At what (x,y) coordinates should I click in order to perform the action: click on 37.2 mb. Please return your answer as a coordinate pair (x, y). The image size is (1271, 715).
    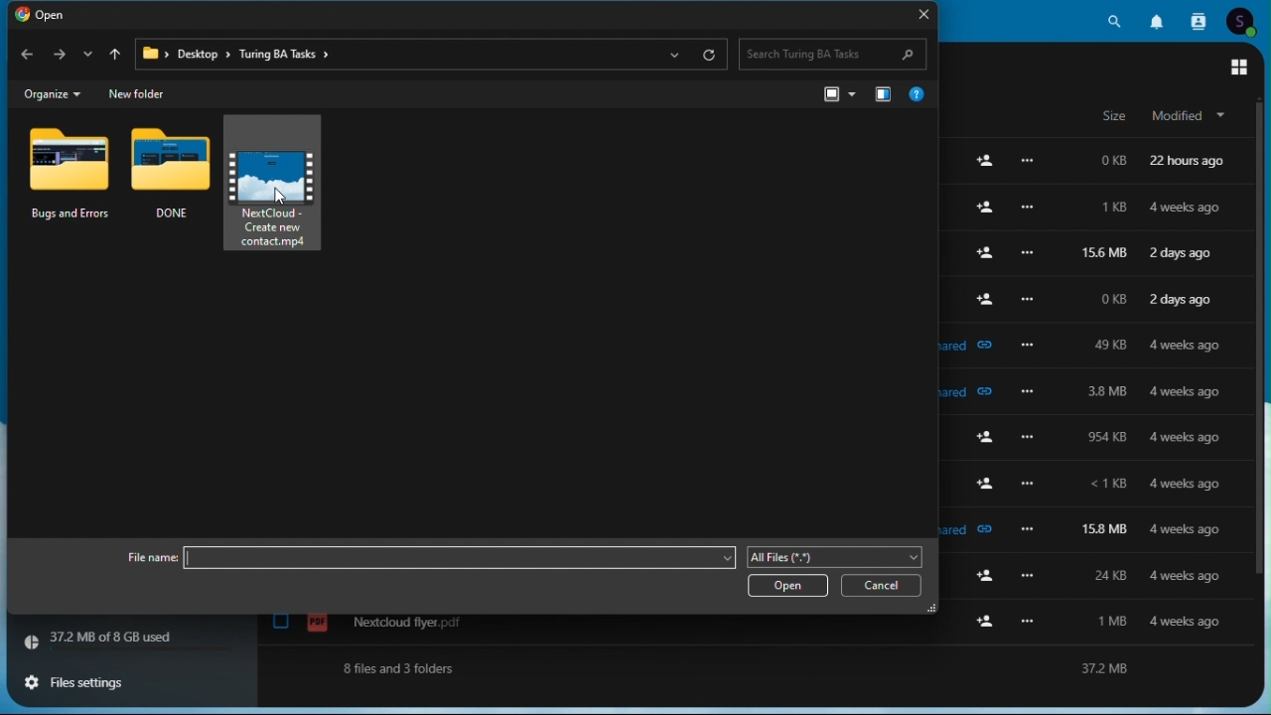
    Looking at the image, I should click on (1120, 670).